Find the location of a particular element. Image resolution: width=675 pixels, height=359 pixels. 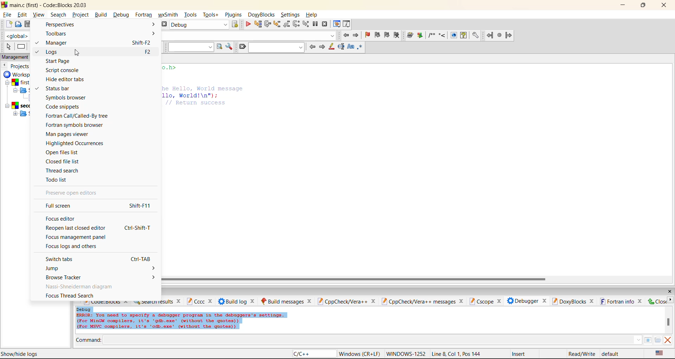

setting is located at coordinates (476, 36).